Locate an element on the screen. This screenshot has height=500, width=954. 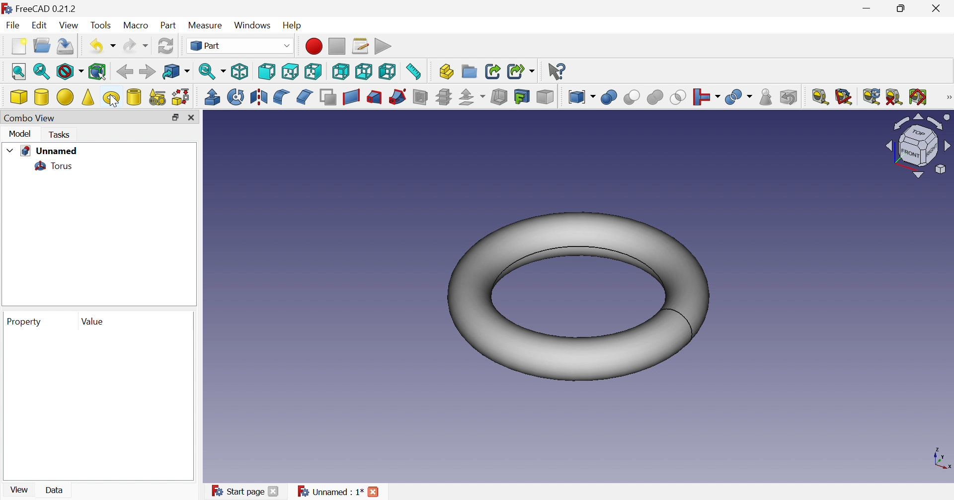
Data is located at coordinates (56, 490).